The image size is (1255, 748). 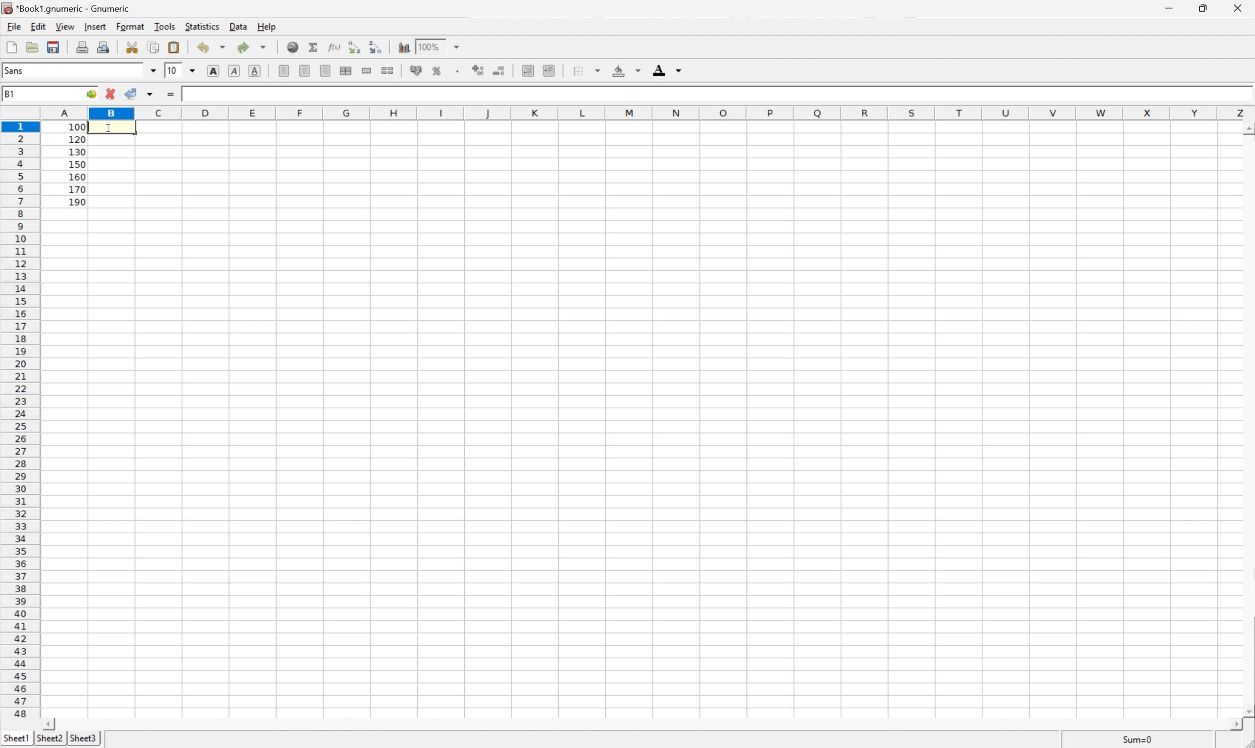 I want to click on Open a file, so click(x=33, y=47).